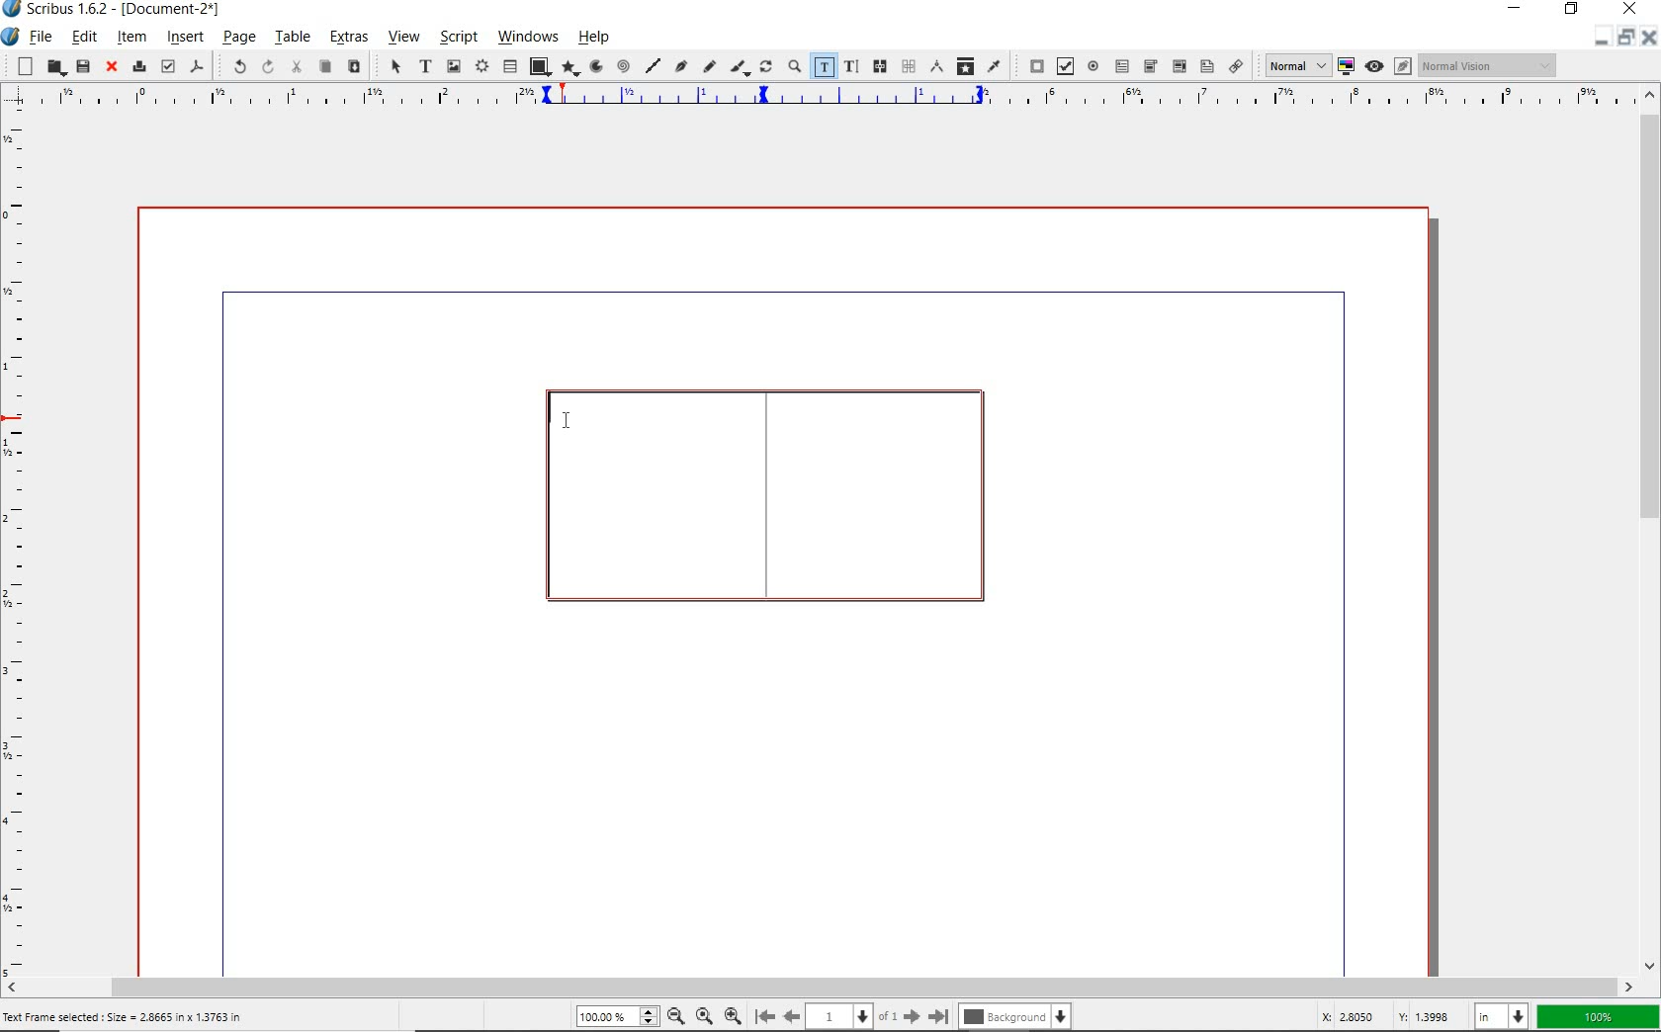  Describe the element at coordinates (939, 1013) in the screenshot. I see `go to last page` at that location.